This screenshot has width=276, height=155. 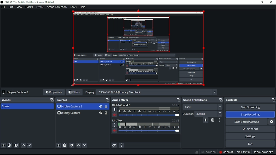 What do you see at coordinates (203, 107) in the screenshot?
I see `Fade` at bounding box center [203, 107].